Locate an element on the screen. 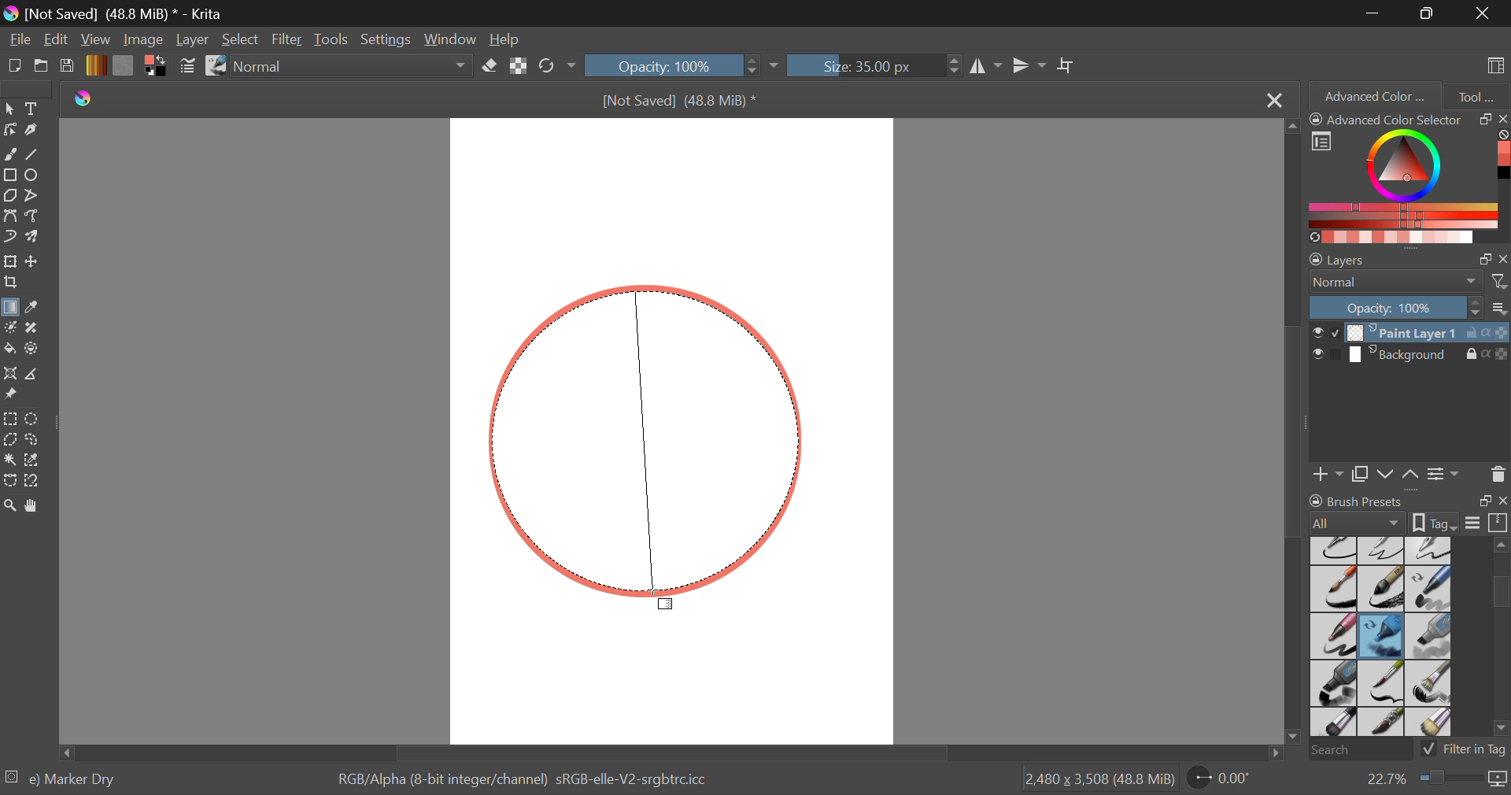 This screenshot has width=1511, height=795. Window is located at coordinates (455, 40).